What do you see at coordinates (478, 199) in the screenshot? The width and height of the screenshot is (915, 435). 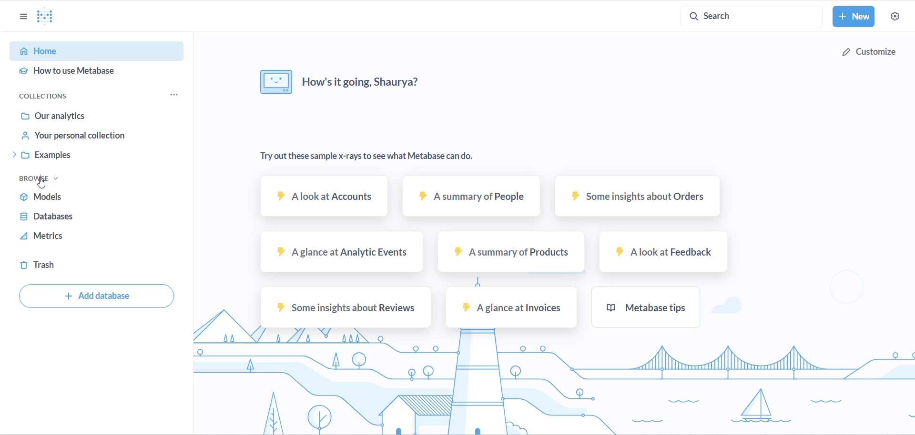 I see `A summary of people text` at bounding box center [478, 199].